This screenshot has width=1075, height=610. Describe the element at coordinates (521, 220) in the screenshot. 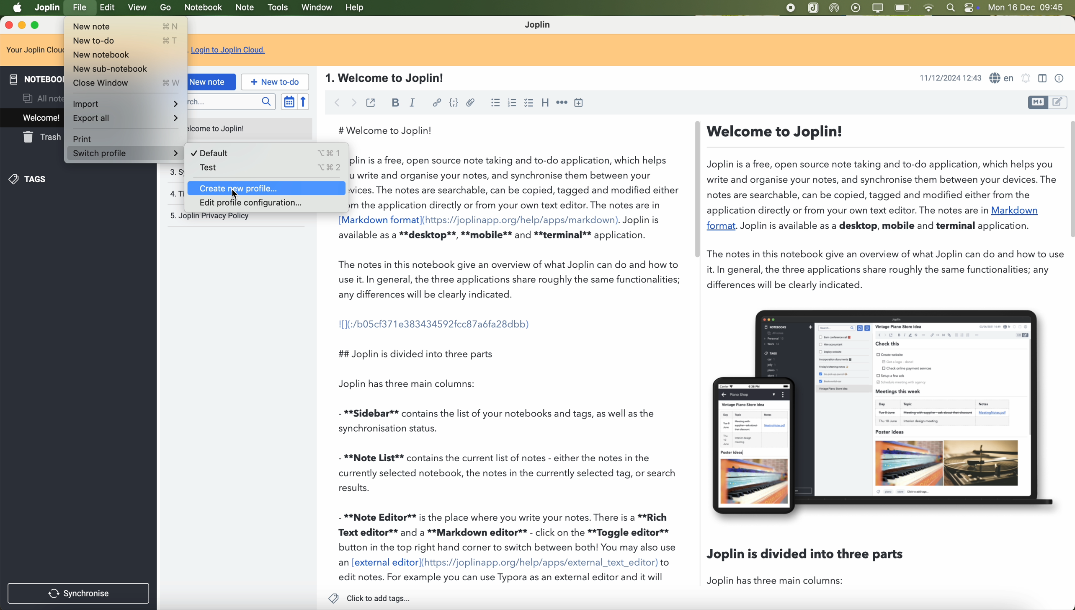

I see `(https://joplinapp.org/help/apps/markdown)` at that location.